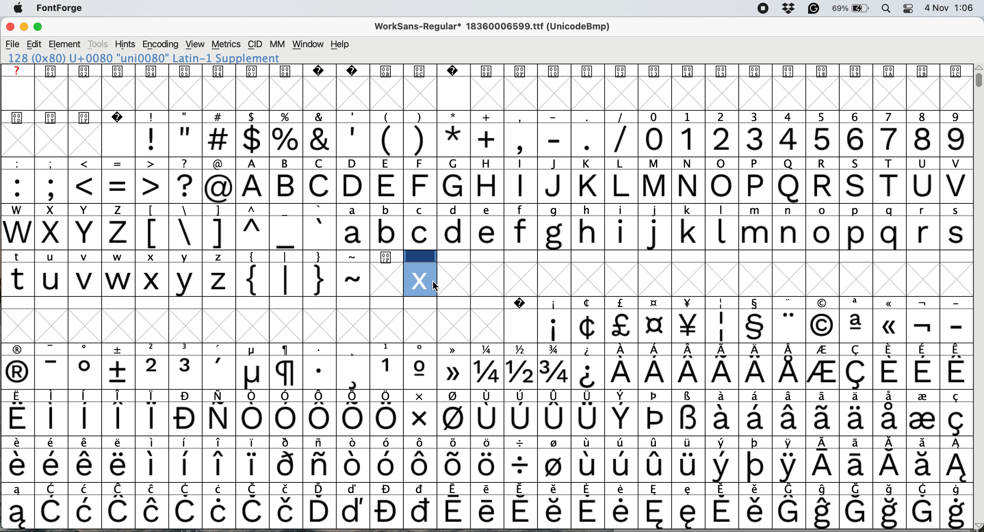 The height and width of the screenshot is (532, 984). I want to click on special characters, so click(485, 373).